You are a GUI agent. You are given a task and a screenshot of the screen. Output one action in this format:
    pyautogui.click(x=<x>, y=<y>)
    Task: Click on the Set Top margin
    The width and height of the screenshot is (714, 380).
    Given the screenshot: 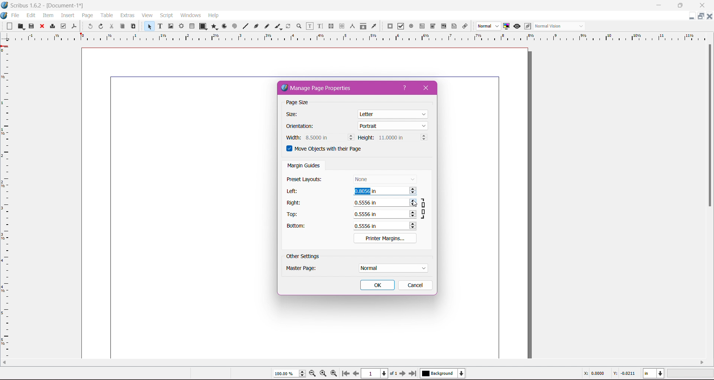 What is the action you would take?
    pyautogui.click(x=384, y=214)
    